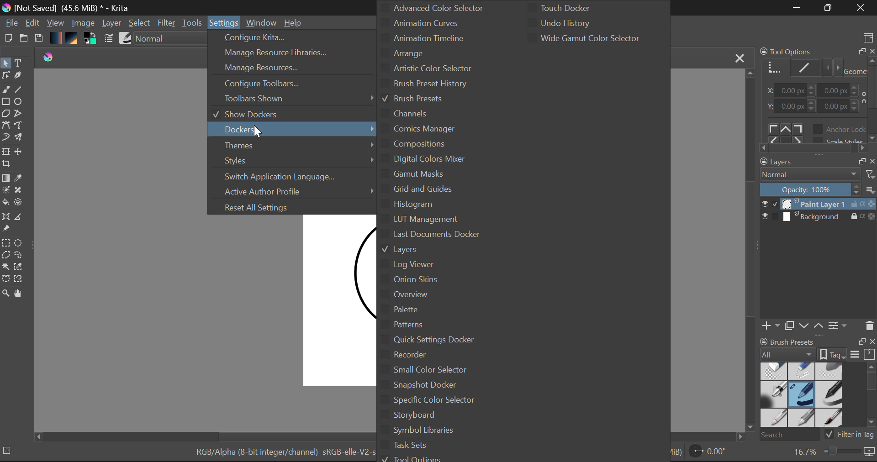 The image size is (877, 462). Describe the element at coordinates (6, 229) in the screenshot. I see `Reference Images` at that location.